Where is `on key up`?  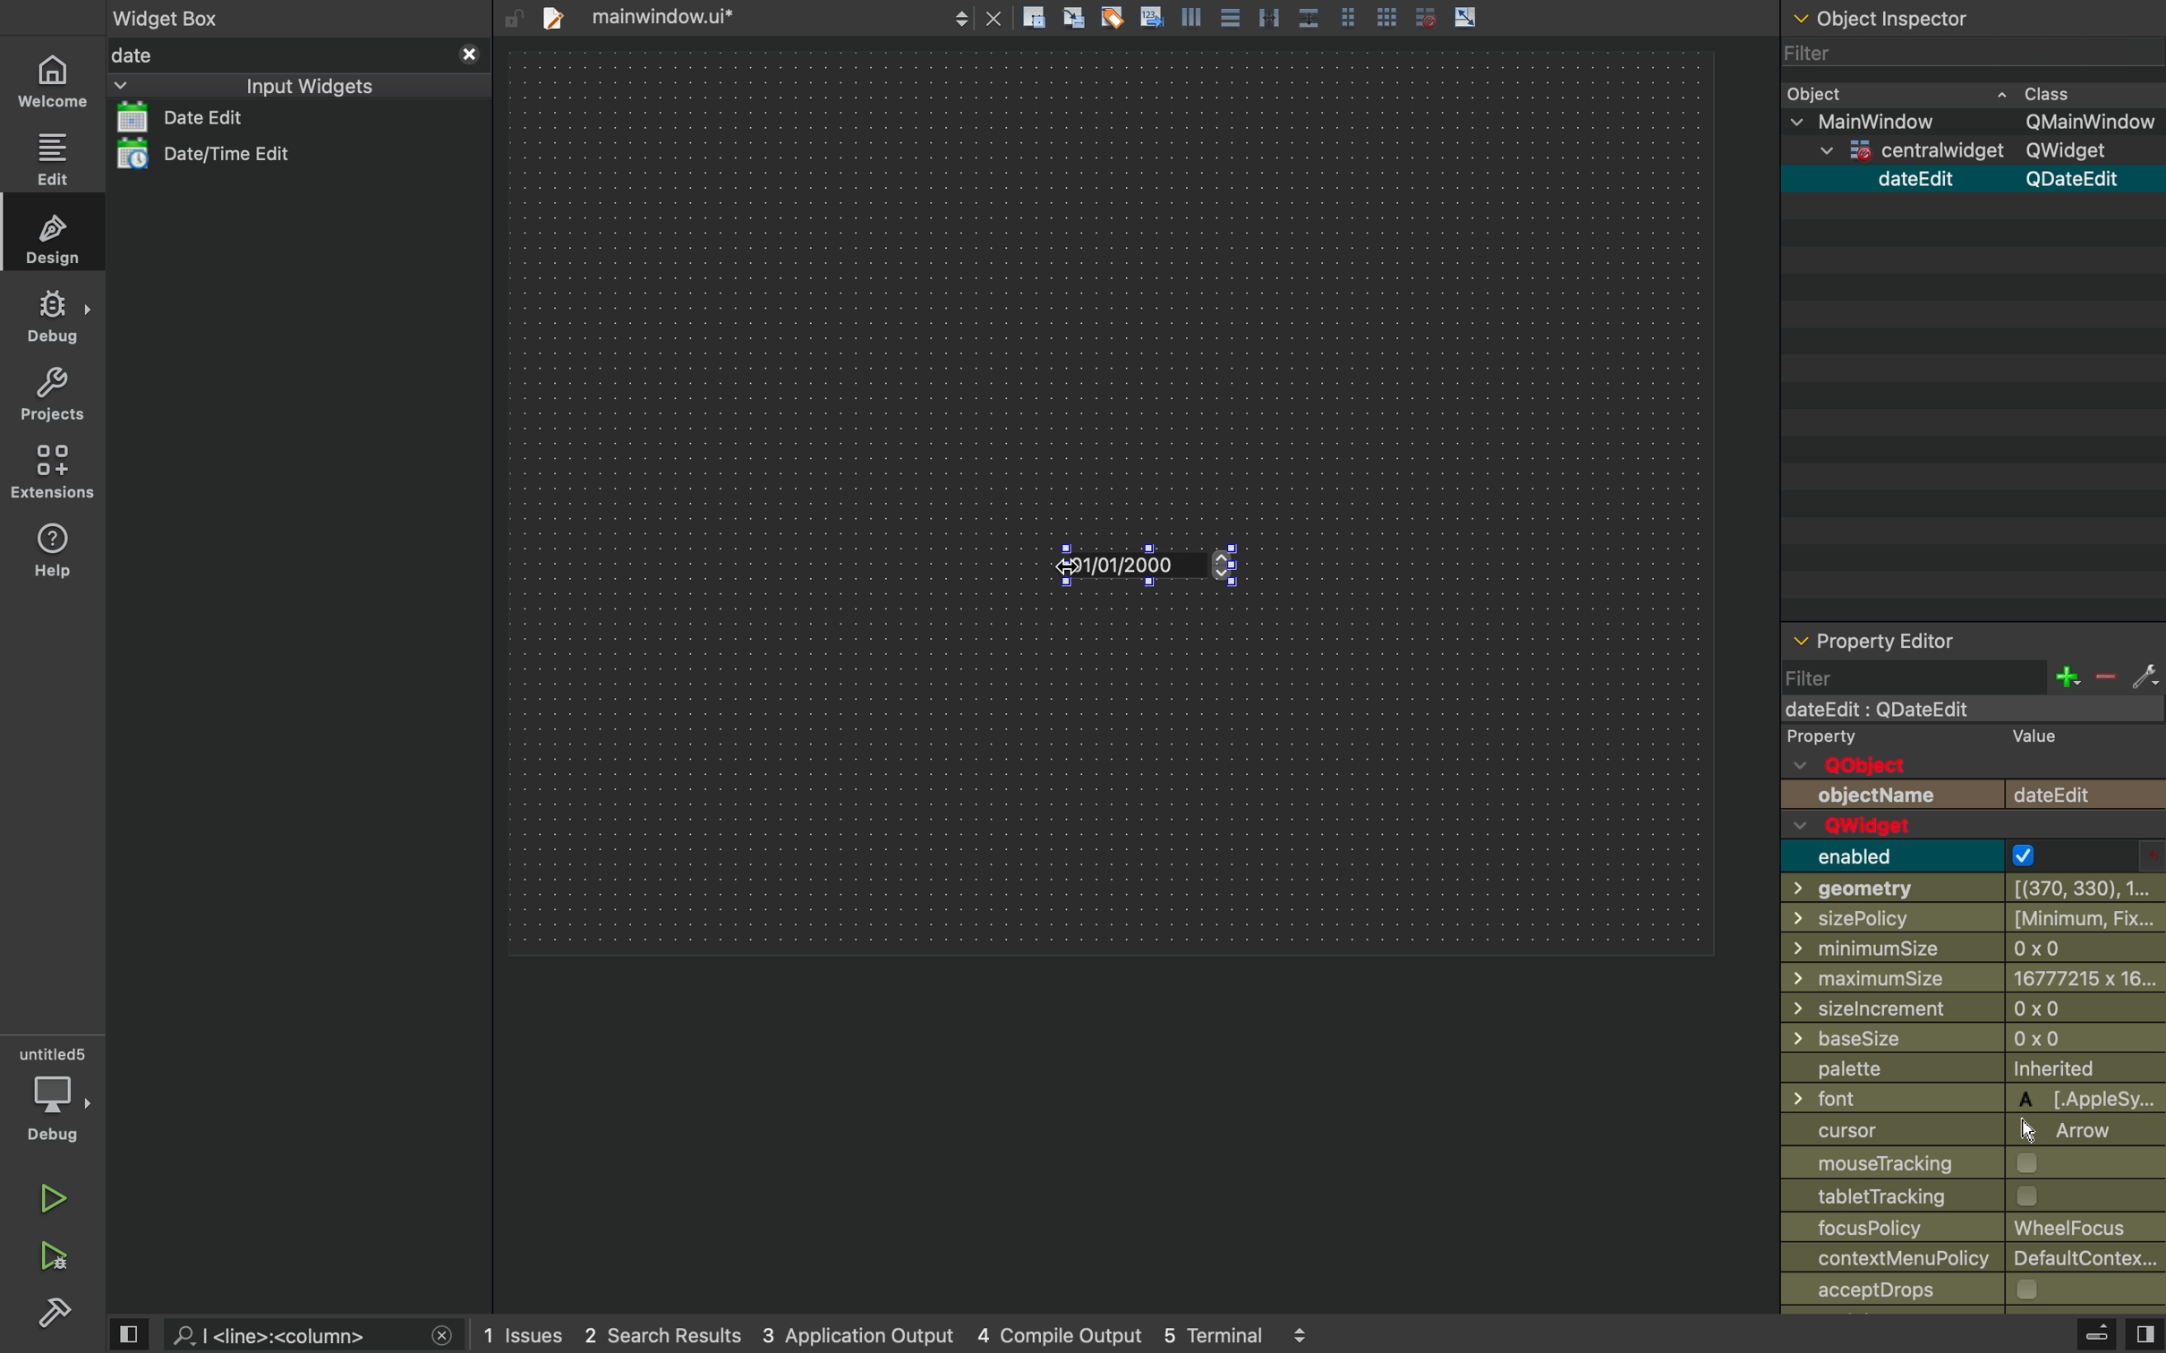 on key up is located at coordinates (1167, 569).